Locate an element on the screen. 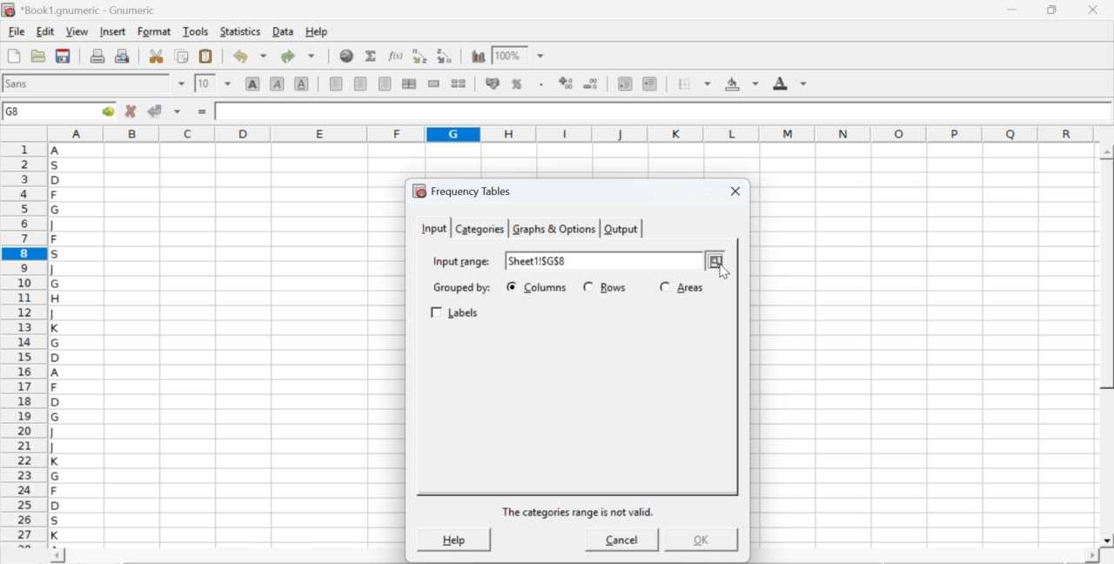 The image size is (1114, 564). output is located at coordinates (621, 229).